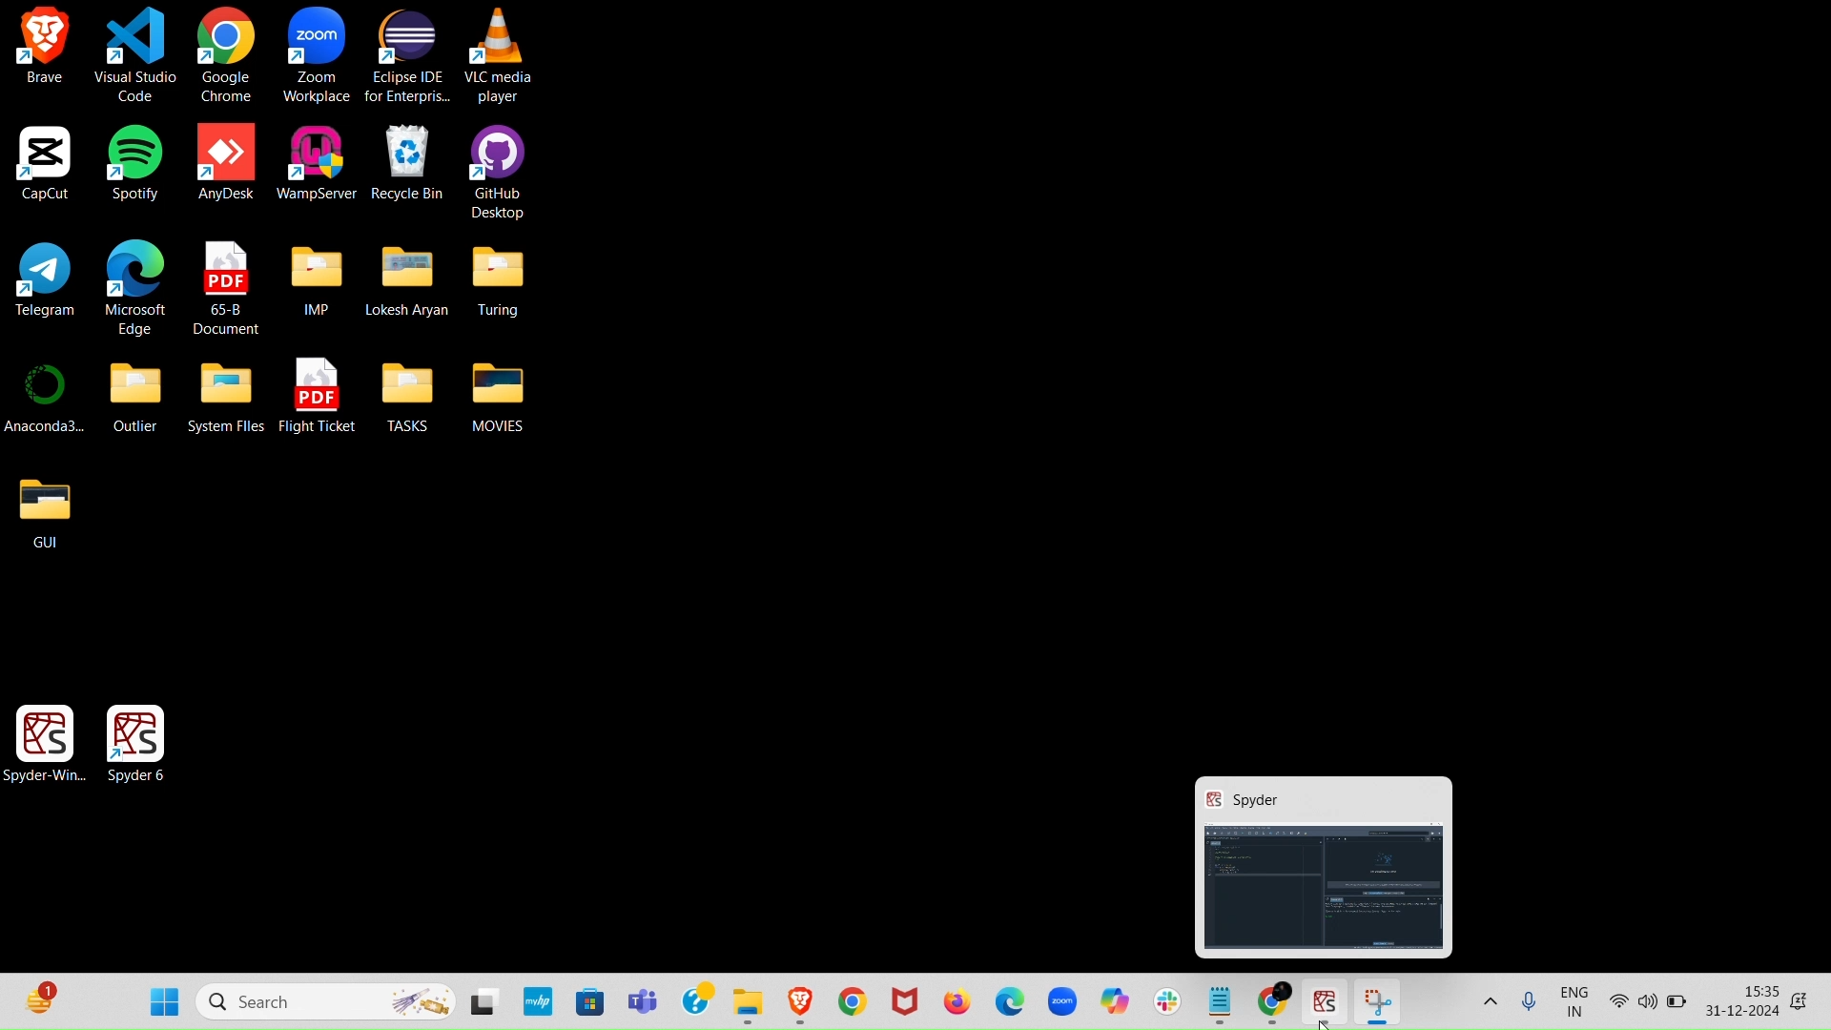 The height and width of the screenshot is (1030, 1831). Describe the element at coordinates (318, 56) in the screenshot. I see `Zoom workplace` at that location.